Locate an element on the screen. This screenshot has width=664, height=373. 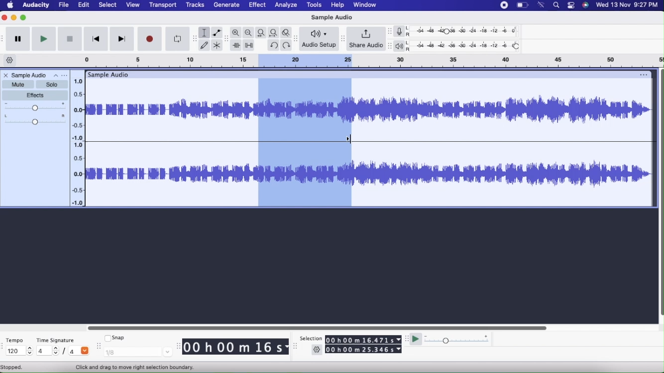
move toolbar is located at coordinates (177, 347).